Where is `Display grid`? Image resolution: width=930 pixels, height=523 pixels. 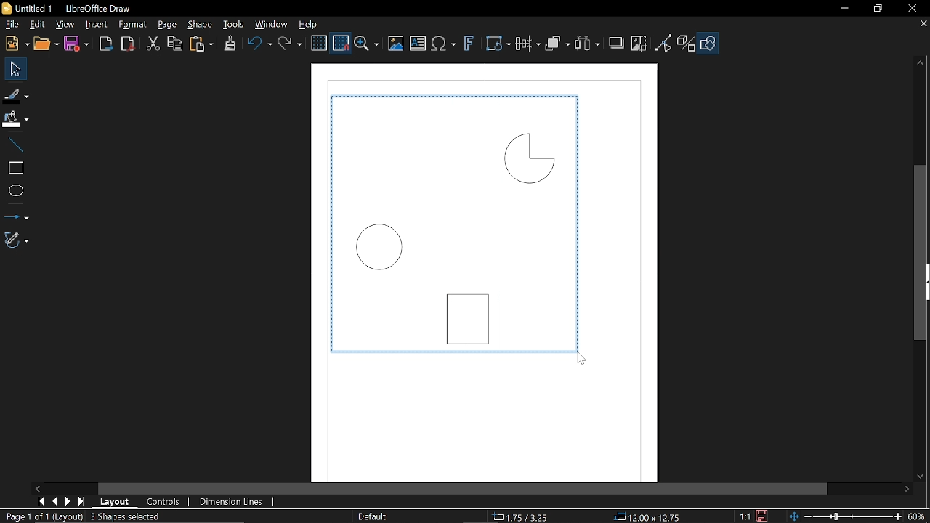 Display grid is located at coordinates (320, 44).